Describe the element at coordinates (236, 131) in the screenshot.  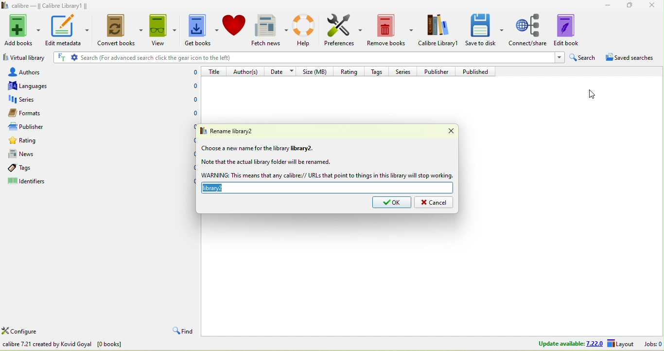
I see `rename library 2` at that location.